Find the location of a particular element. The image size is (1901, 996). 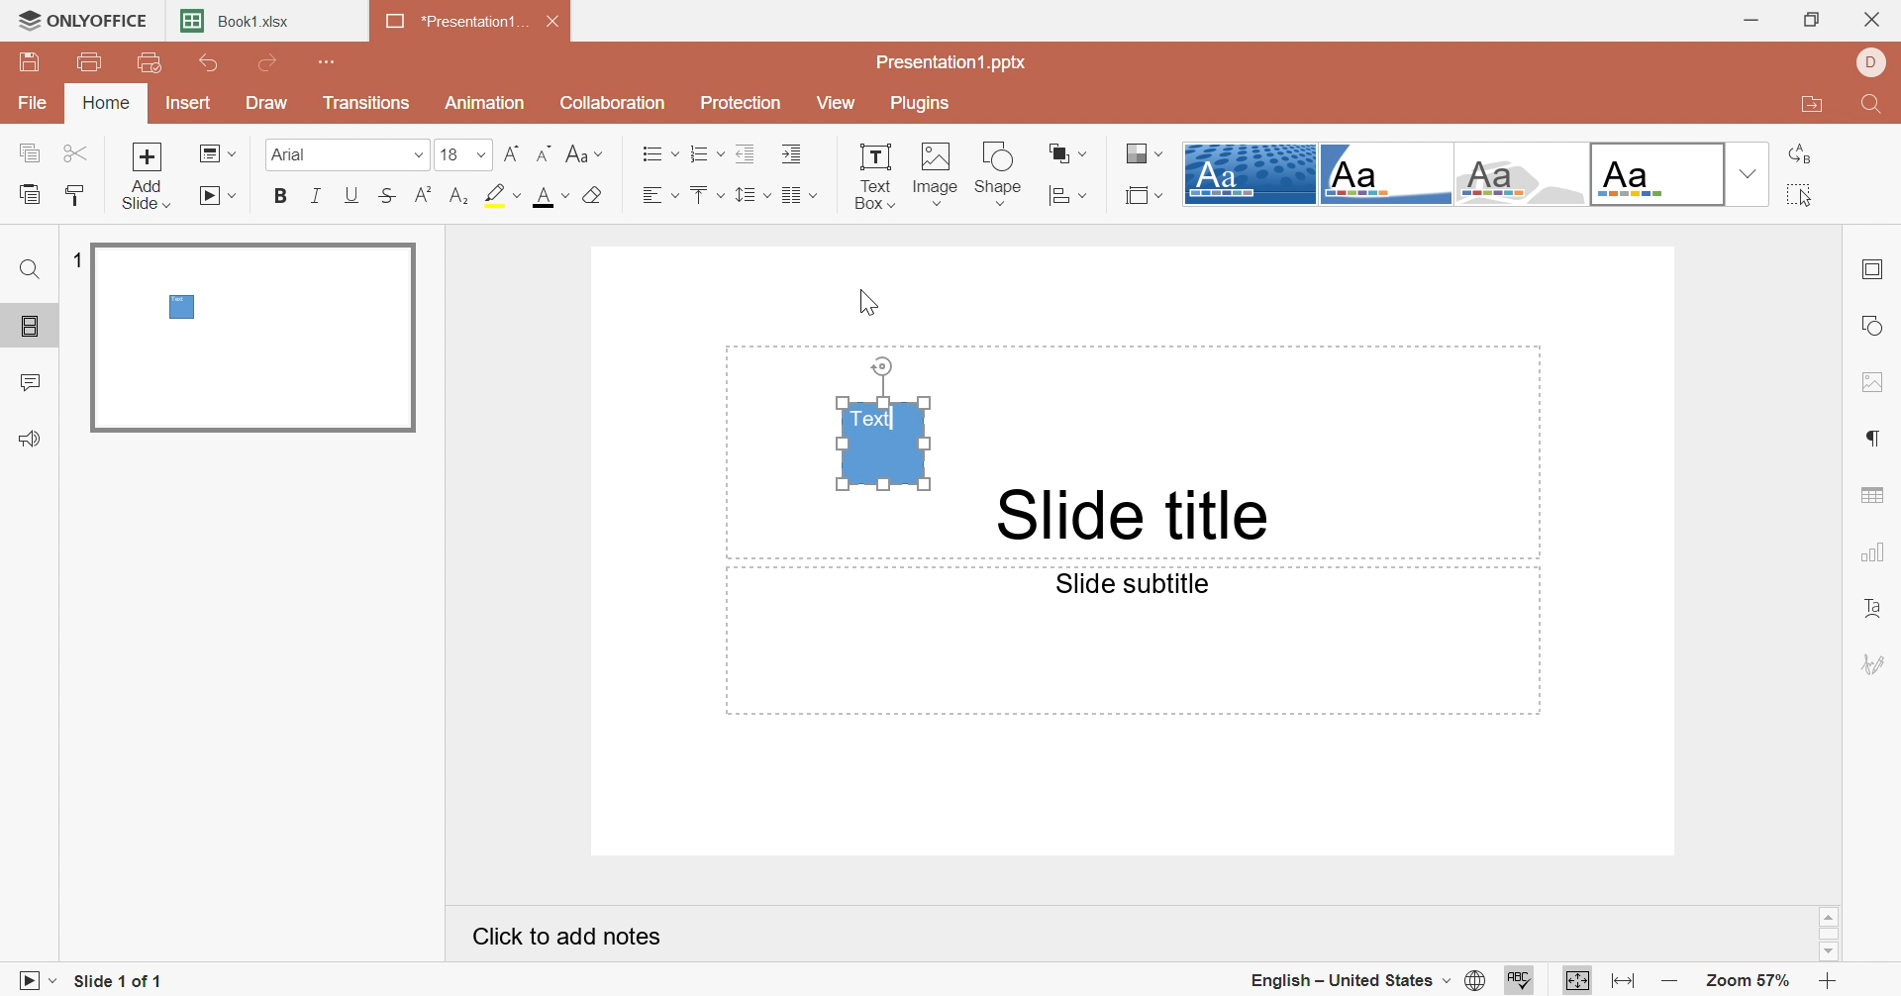

Scroll Bar is located at coordinates (1832, 935).